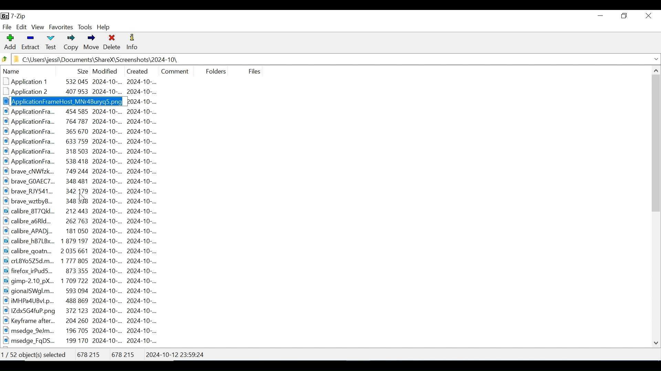 The width and height of the screenshot is (661, 371). Describe the element at coordinates (87, 232) in the screenshot. I see `calibre_APAD... 181 050 2024-10-.. 2024-10-...` at that location.